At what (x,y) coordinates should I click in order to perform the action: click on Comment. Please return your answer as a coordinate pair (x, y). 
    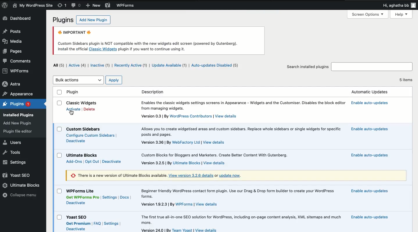
    Looking at the image, I should click on (19, 61).